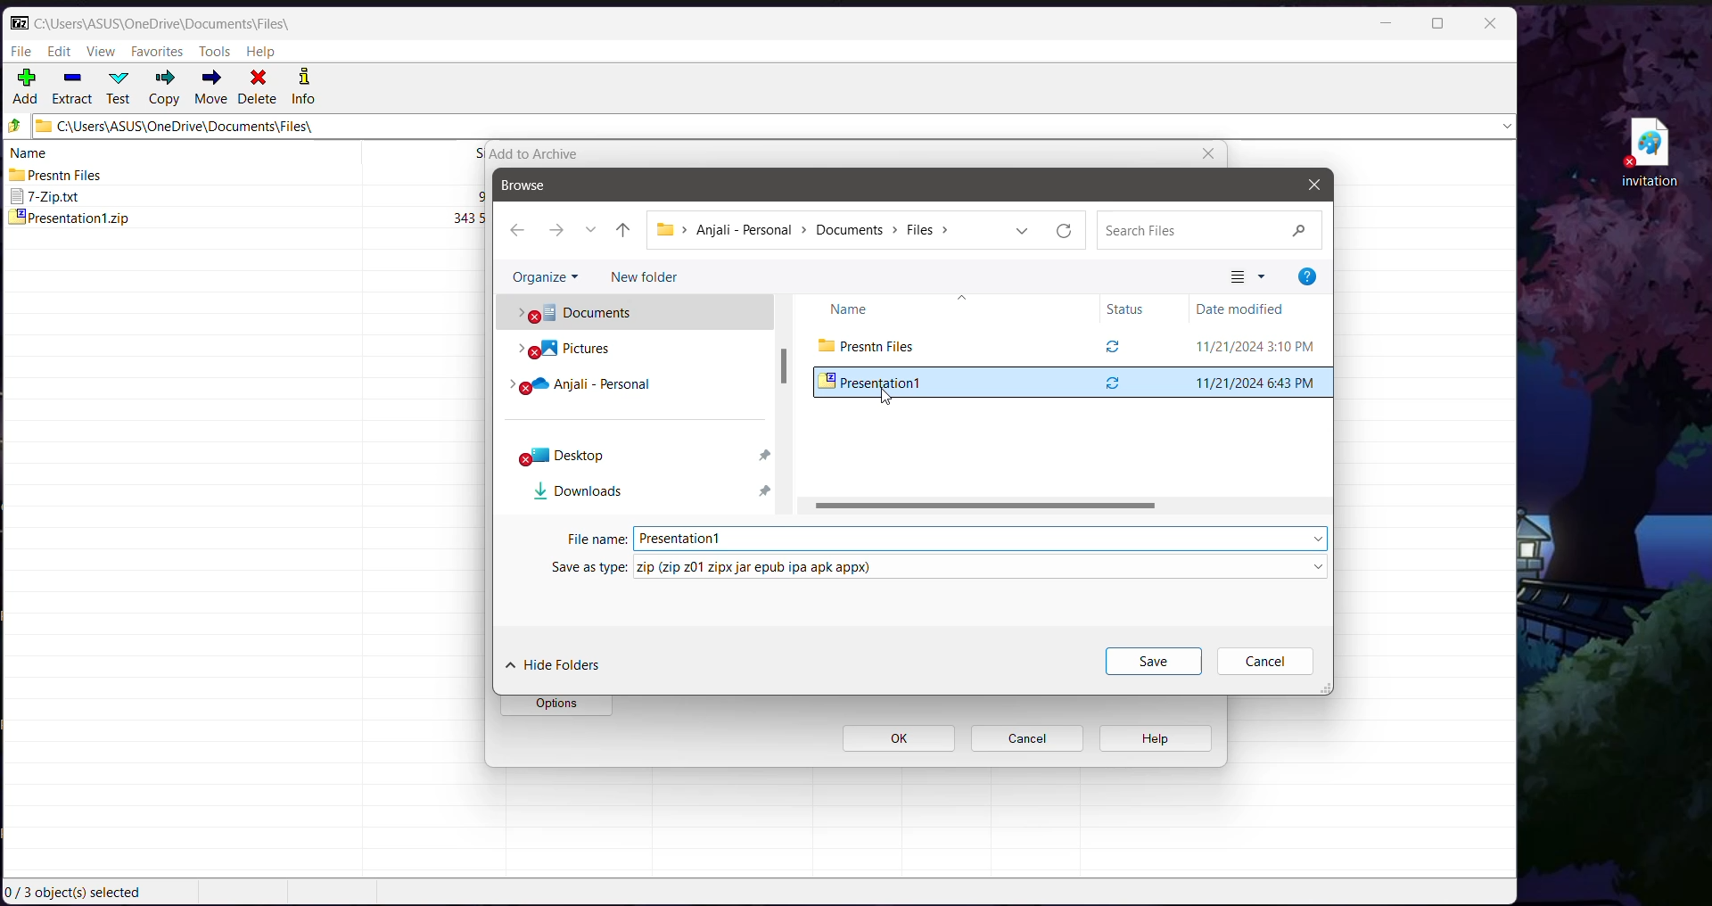 The image size is (1712, 906). What do you see at coordinates (1016, 230) in the screenshot?
I see `Previous locations` at bounding box center [1016, 230].